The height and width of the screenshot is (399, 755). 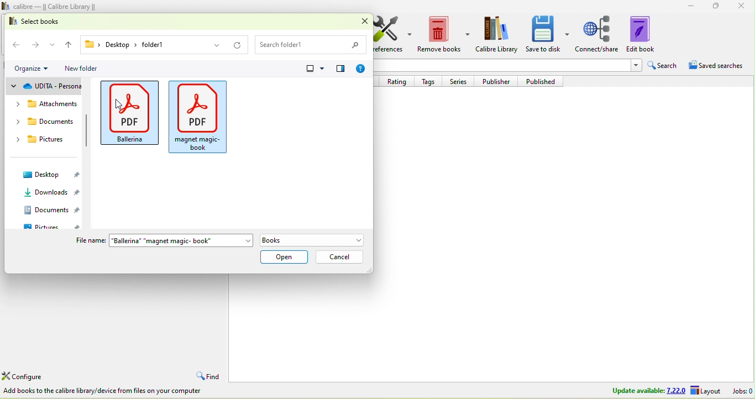 I want to click on add books to the calibre library /device from files on your computer, so click(x=106, y=391).